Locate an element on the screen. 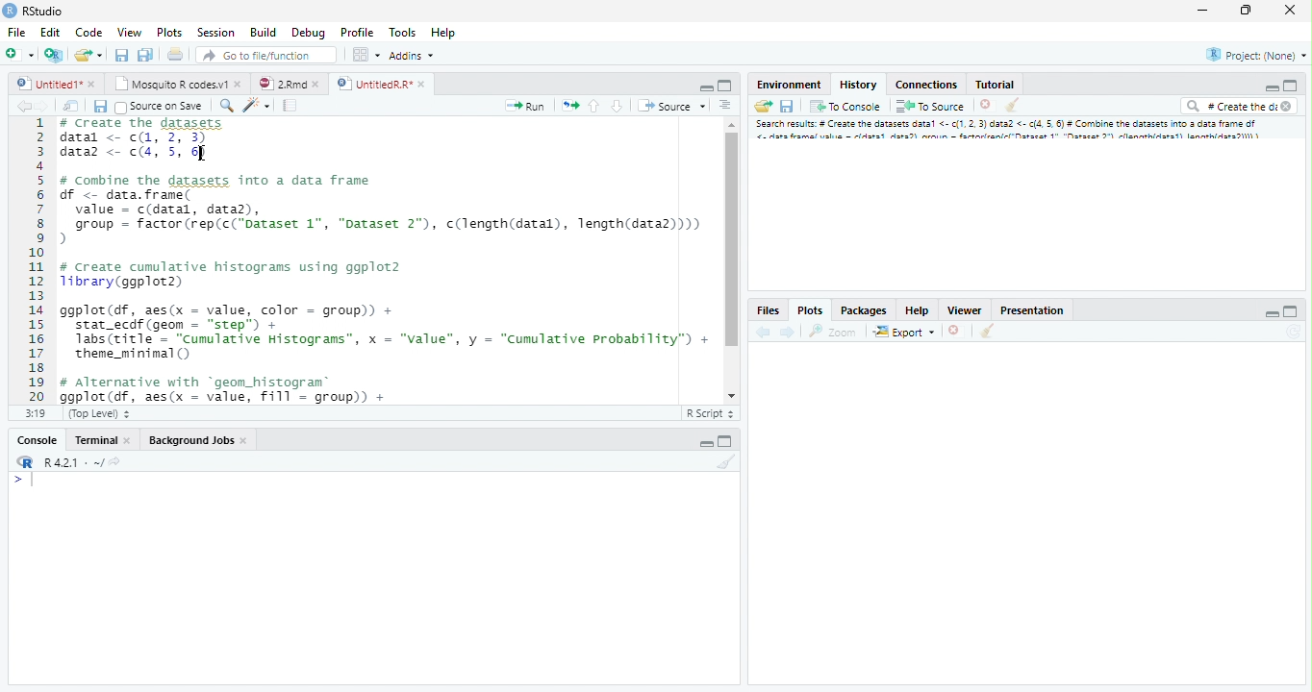 The height and width of the screenshot is (692, 1312). Plots is located at coordinates (169, 34).